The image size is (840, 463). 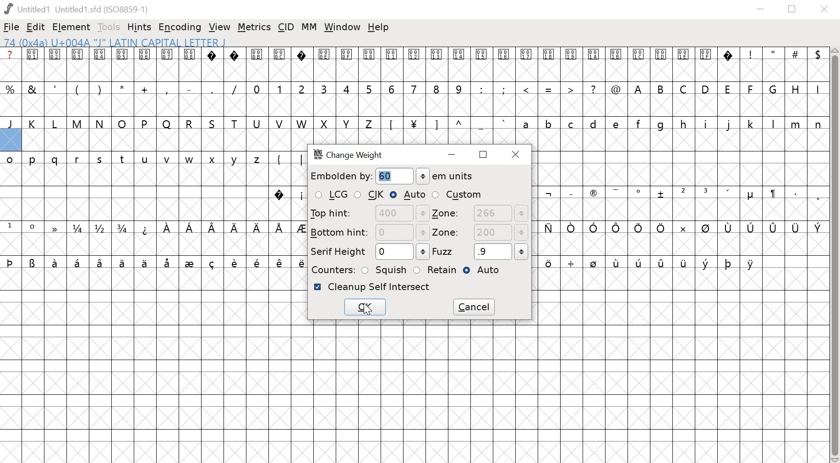 I want to click on FUZZ, so click(x=480, y=251).